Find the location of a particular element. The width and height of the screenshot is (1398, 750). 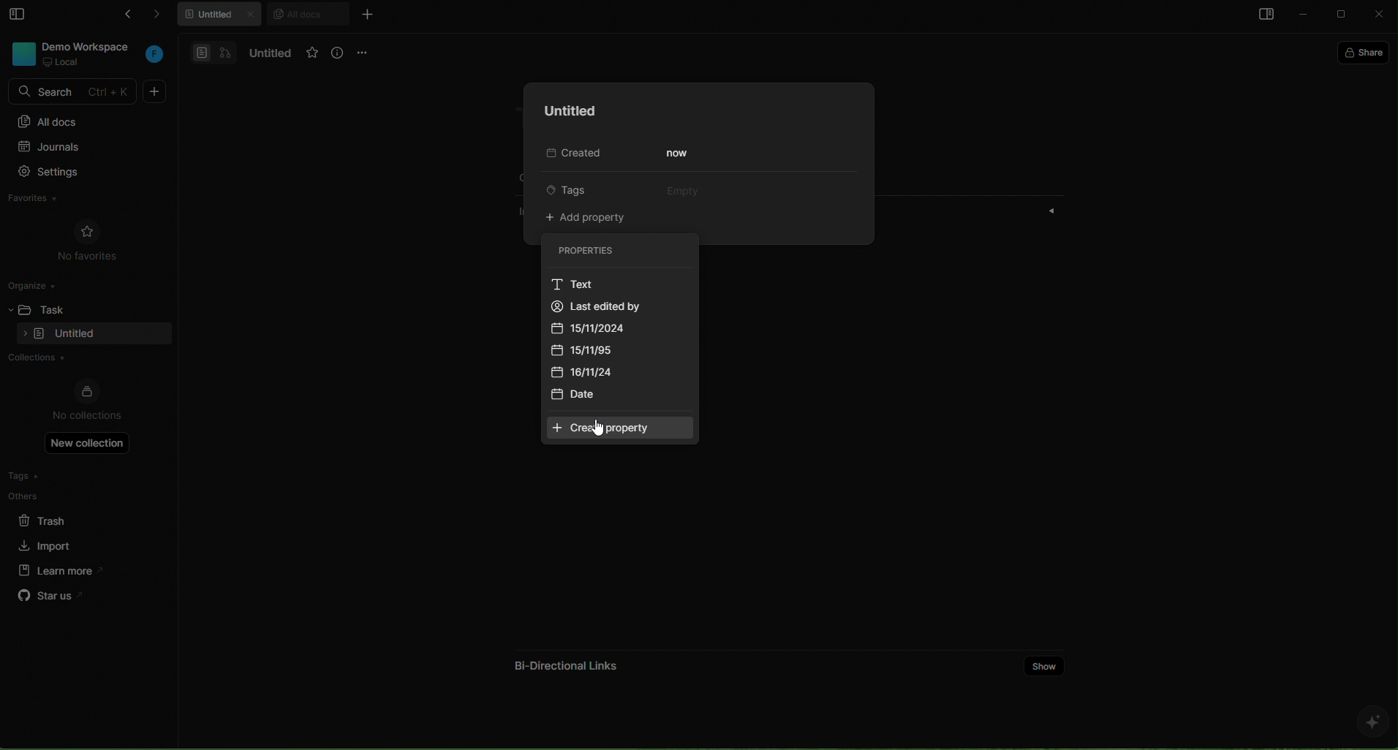

all docs is located at coordinates (307, 13).